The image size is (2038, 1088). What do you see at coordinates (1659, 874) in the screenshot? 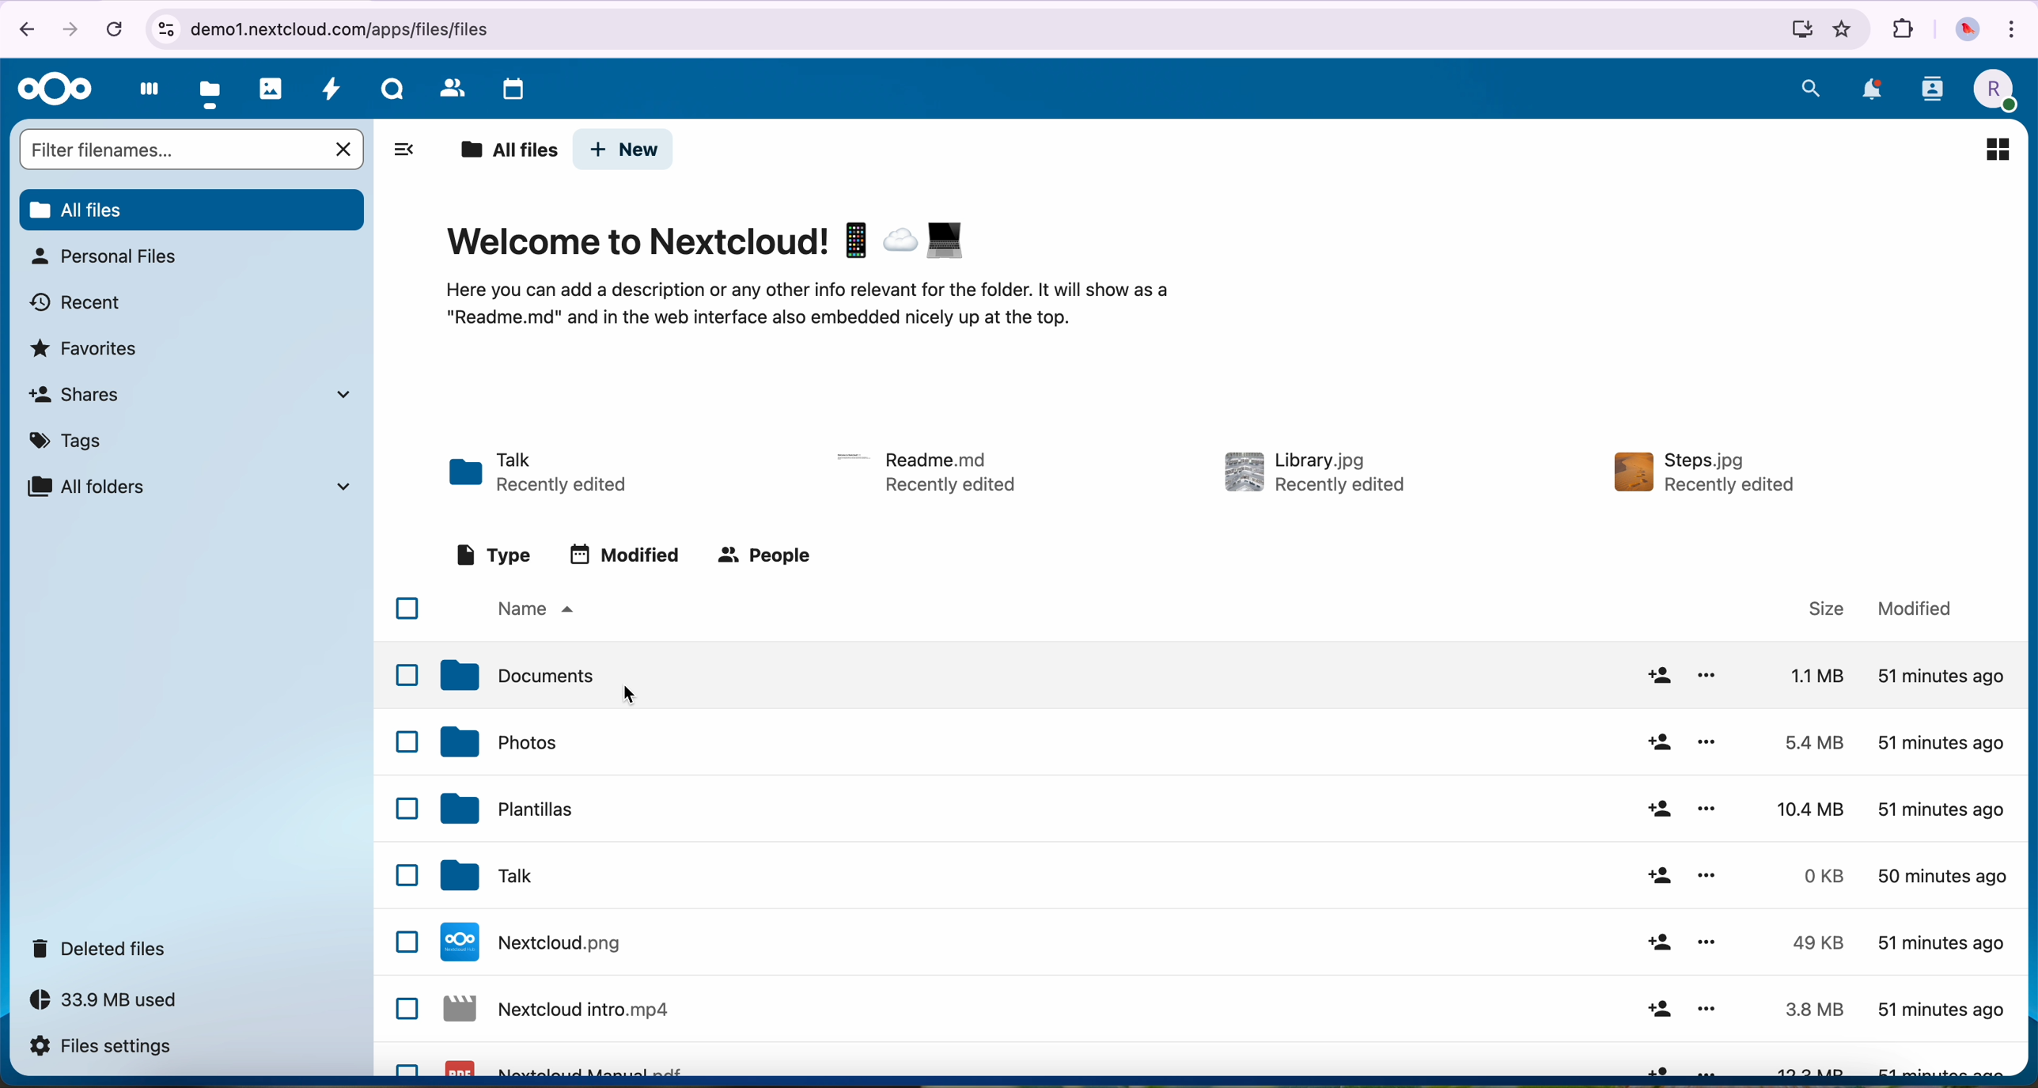
I see `add` at bounding box center [1659, 874].